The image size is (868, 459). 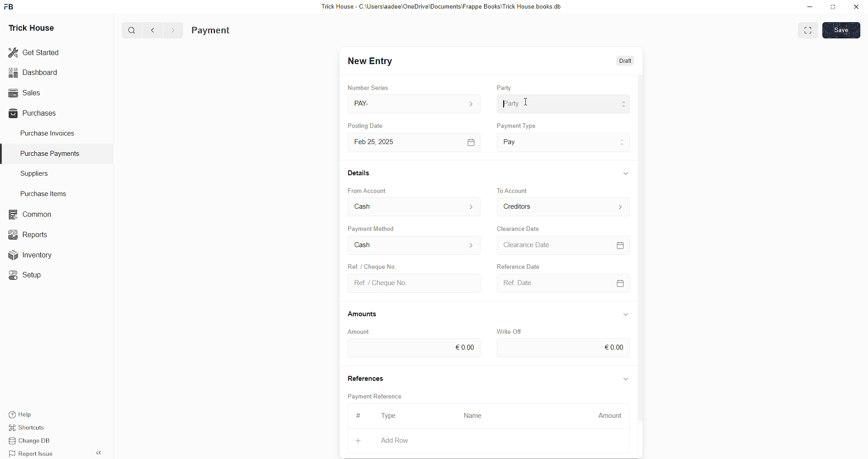 What do you see at coordinates (34, 454) in the screenshot?
I see `Report Issue` at bounding box center [34, 454].